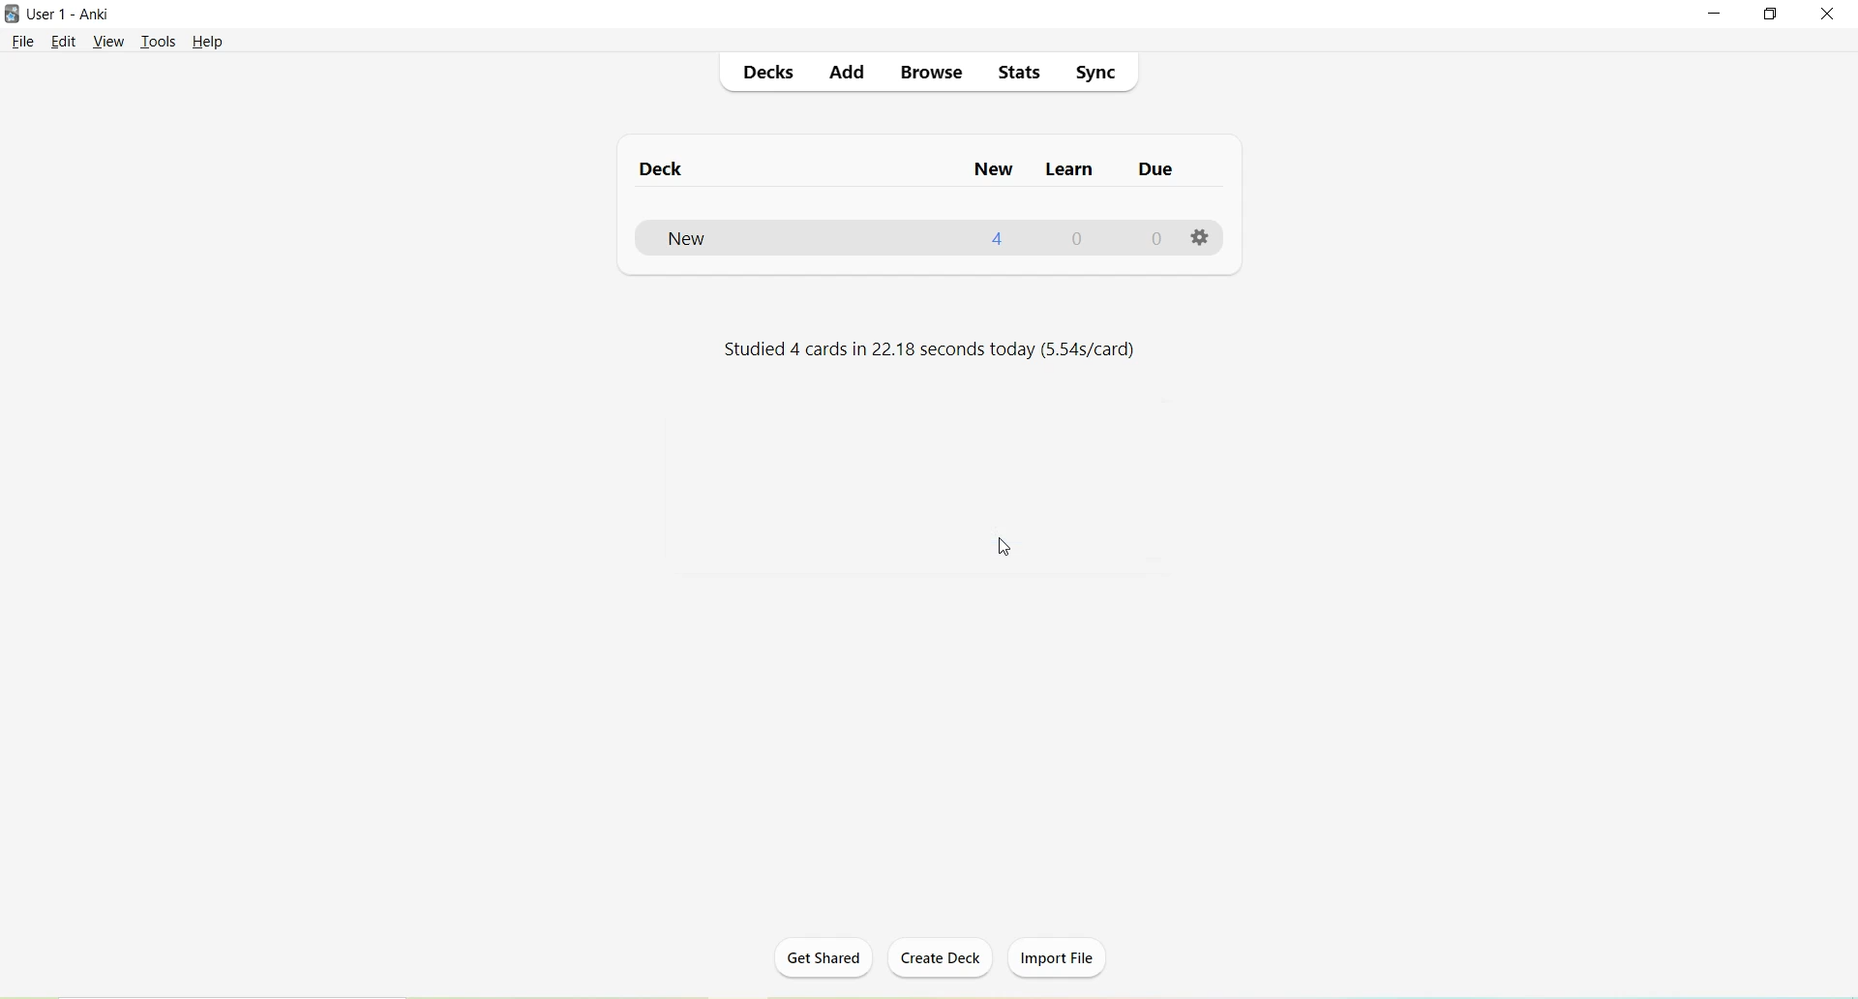  I want to click on Add, so click(849, 73).